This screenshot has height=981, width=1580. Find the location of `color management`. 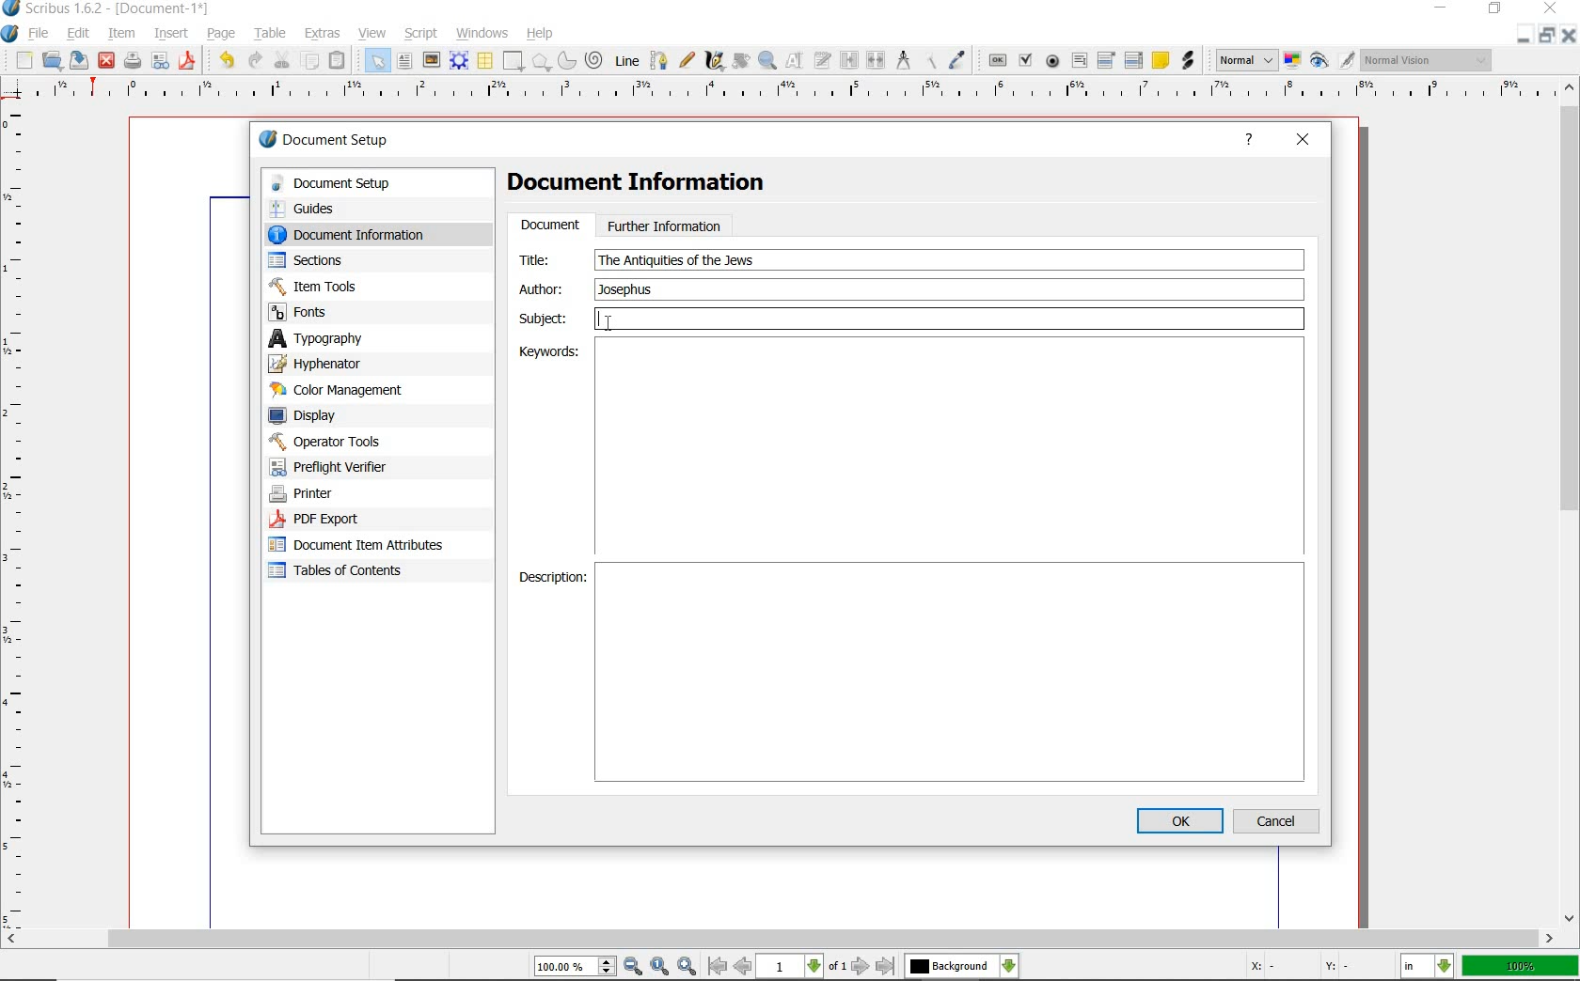

color management is located at coordinates (340, 390).